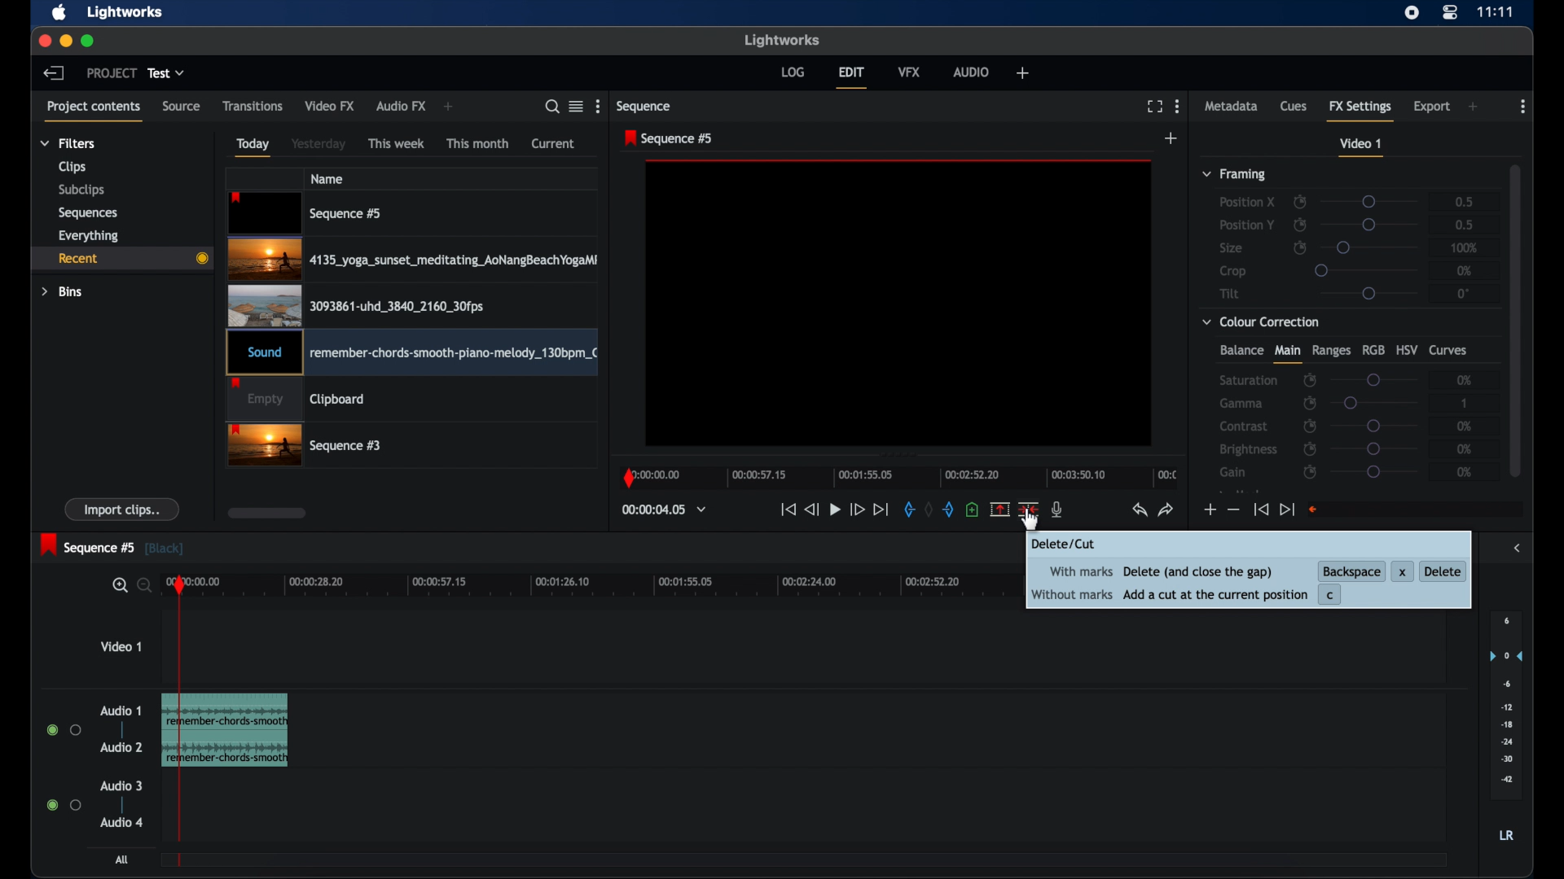  What do you see at coordinates (1370, 202) in the screenshot?
I see `slider` at bounding box center [1370, 202].